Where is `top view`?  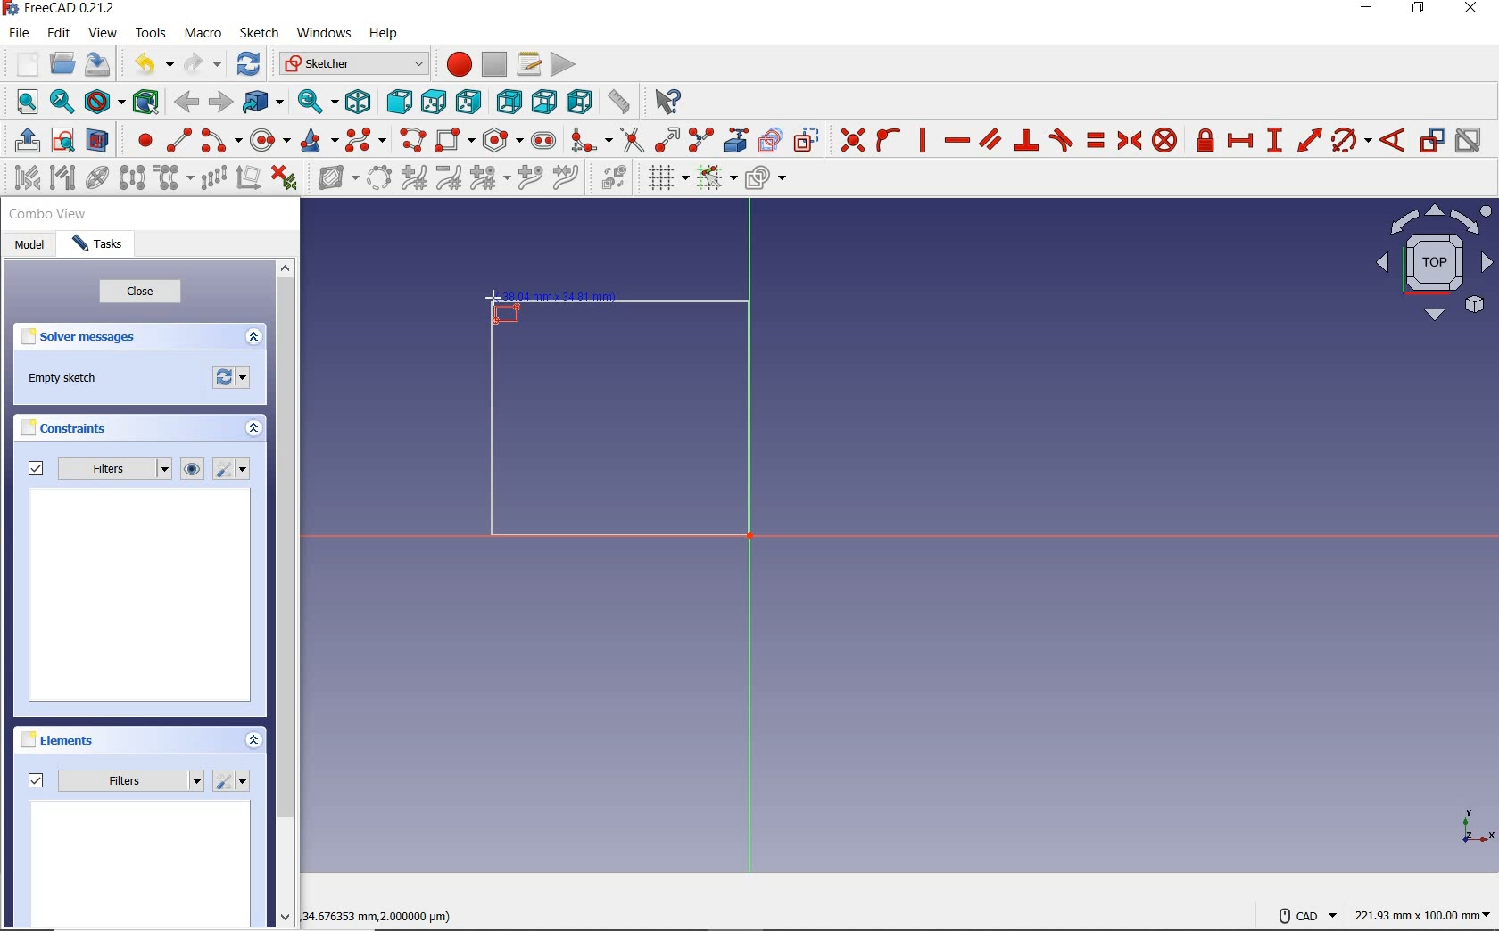 top view is located at coordinates (1432, 268).